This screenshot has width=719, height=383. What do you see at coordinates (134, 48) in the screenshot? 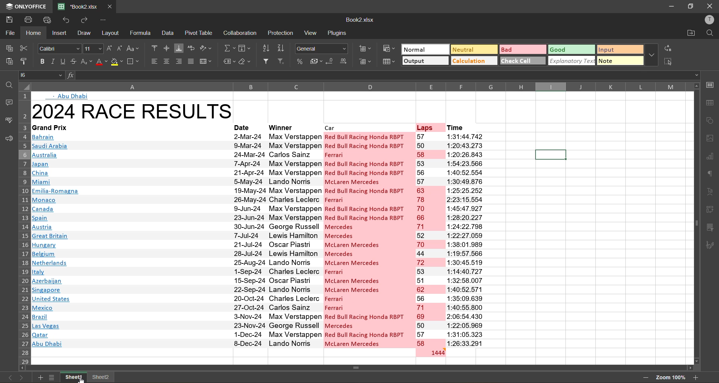
I see `change case` at bounding box center [134, 48].